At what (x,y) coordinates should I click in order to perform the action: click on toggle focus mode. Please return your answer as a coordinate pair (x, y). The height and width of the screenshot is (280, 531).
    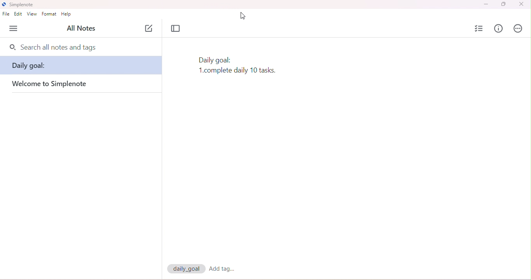
    Looking at the image, I should click on (176, 29).